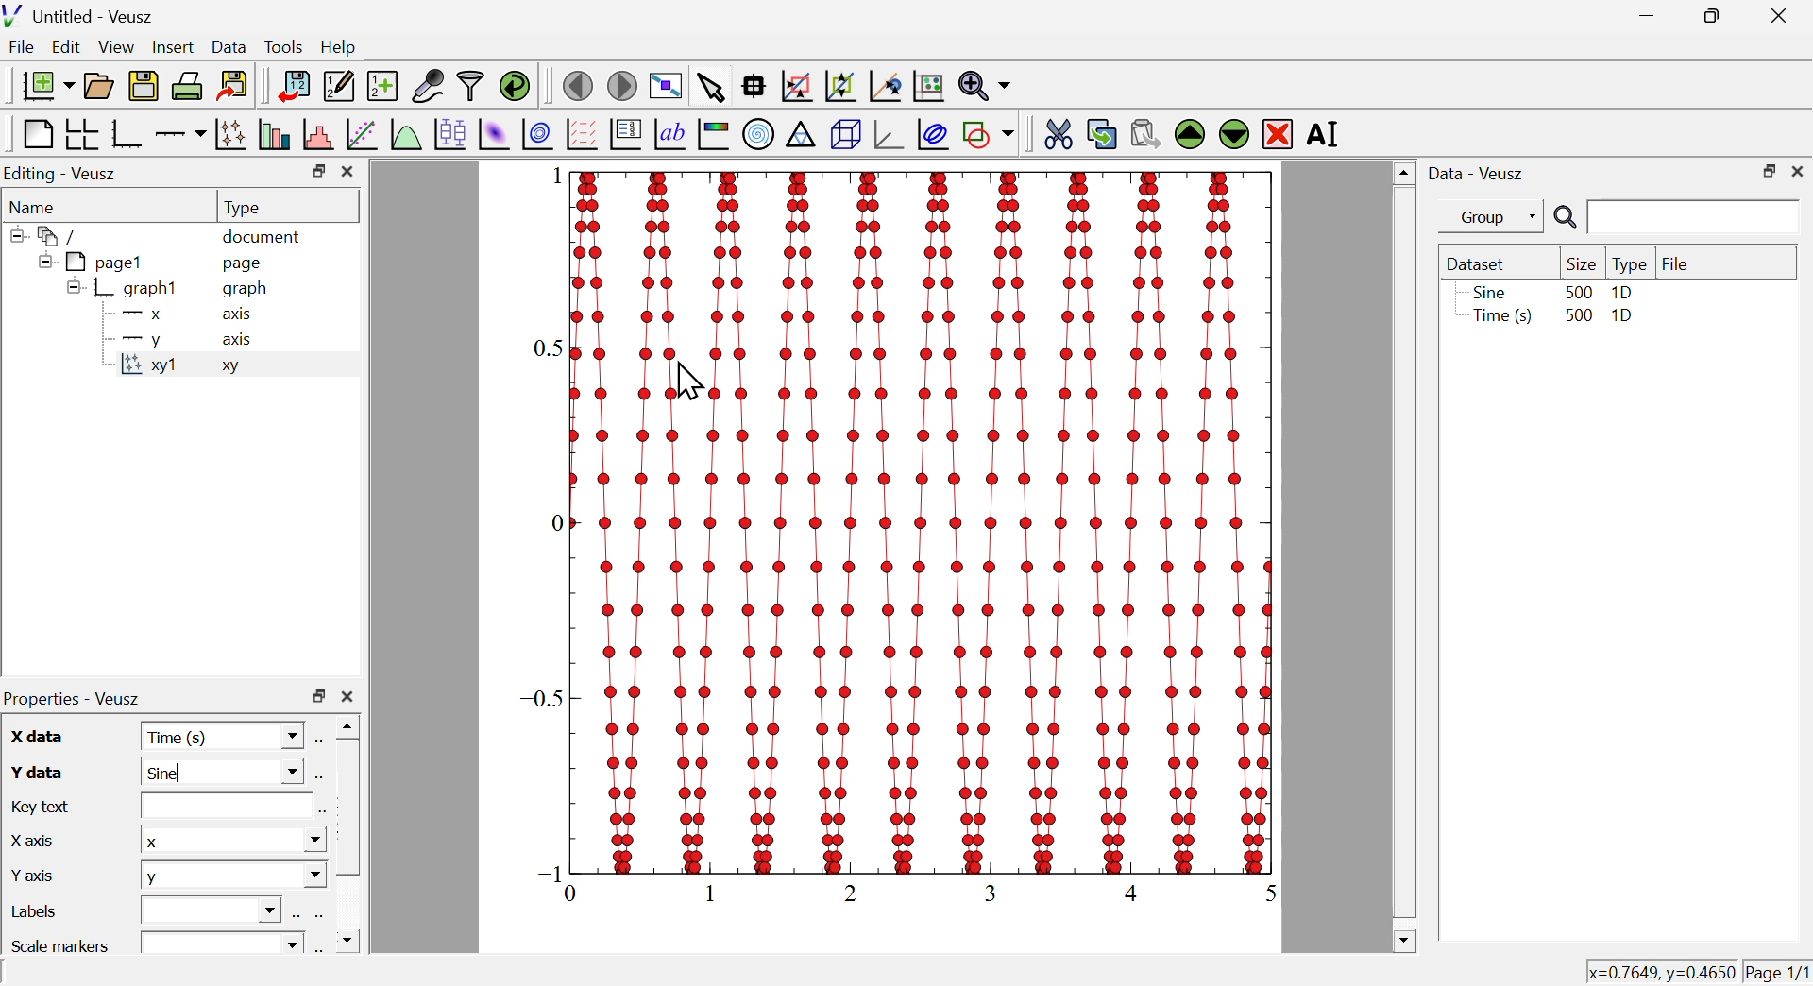 This screenshot has height=986, width=1813. Describe the element at coordinates (35, 772) in the screenshot. I see `y data` at that location.